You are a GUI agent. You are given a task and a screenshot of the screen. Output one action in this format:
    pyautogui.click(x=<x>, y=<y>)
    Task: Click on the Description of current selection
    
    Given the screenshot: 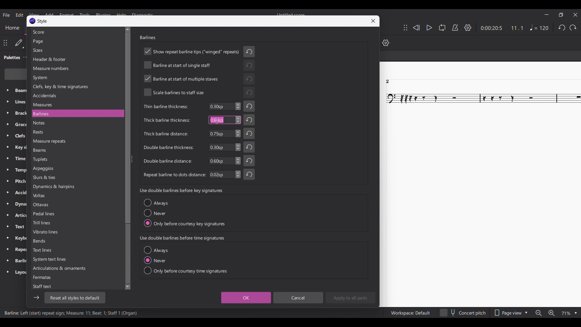 What is the action you would take?
    pyautogui.click(x=71, y=312)
    